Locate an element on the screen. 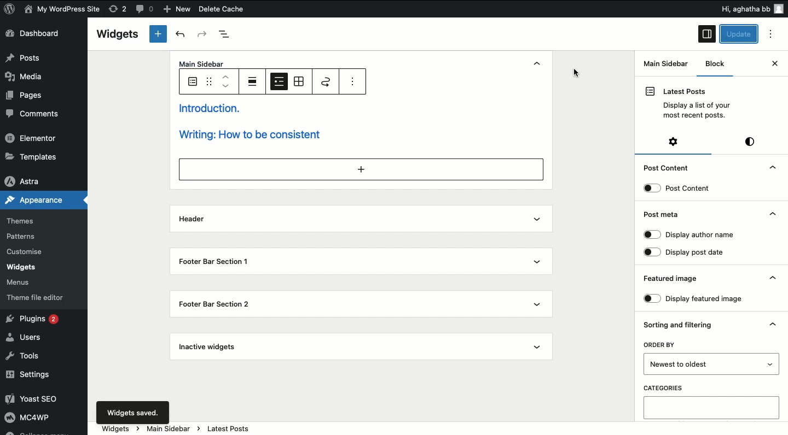 This screenshot has height=435, width=788. Latest pots is located at coordinates (192, 83).